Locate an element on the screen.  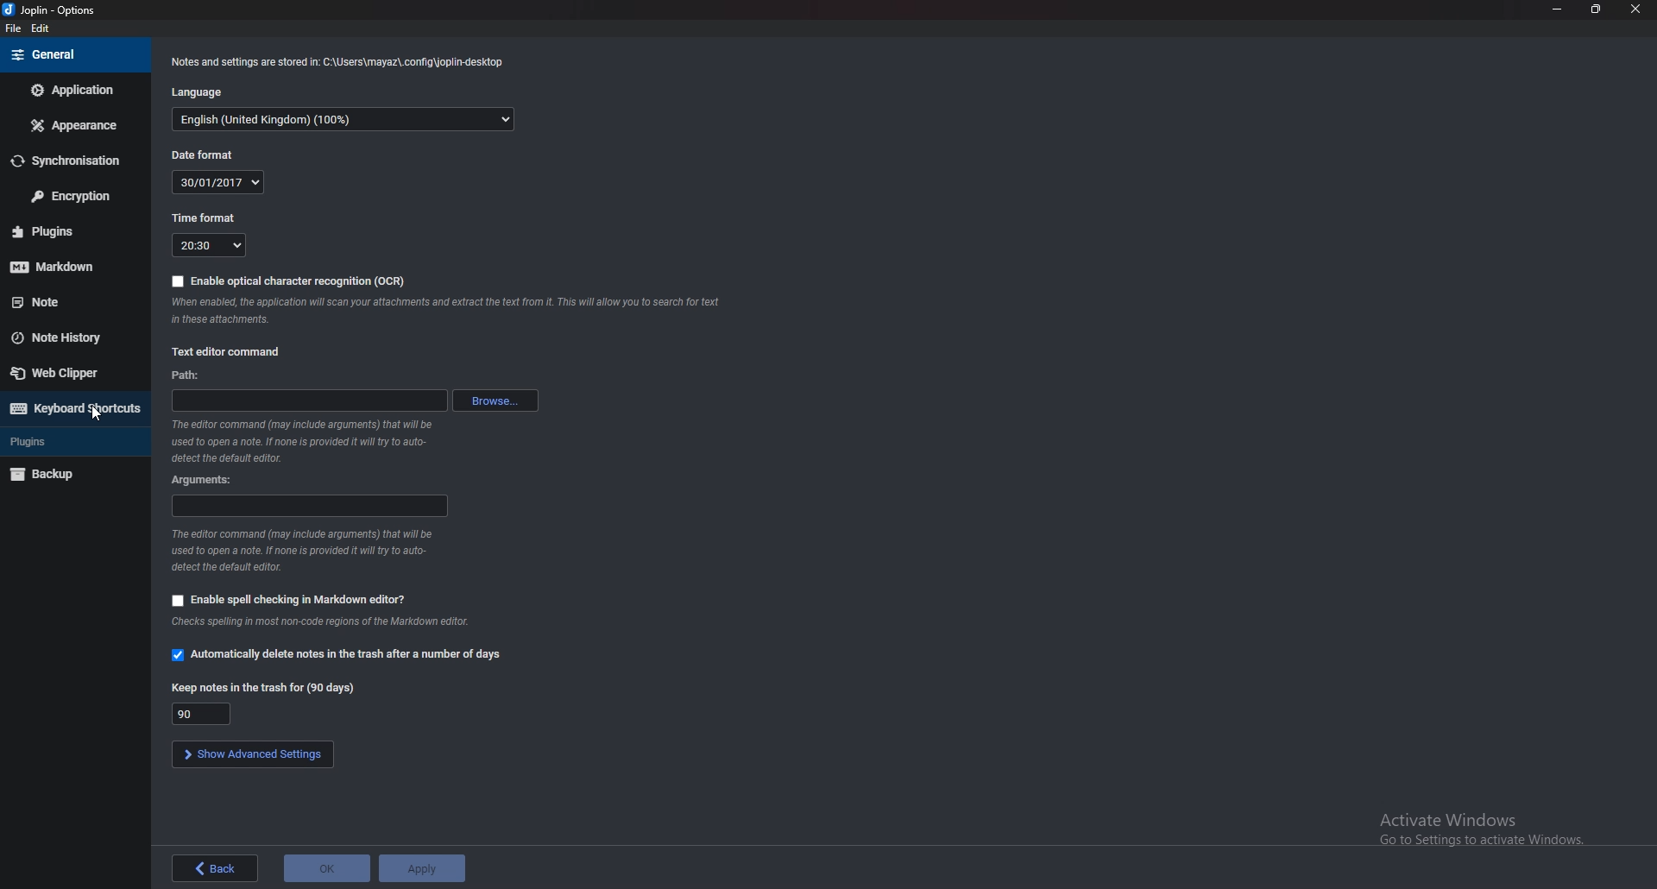
Keyboard shortcuts is located at coordinates (74, 409).